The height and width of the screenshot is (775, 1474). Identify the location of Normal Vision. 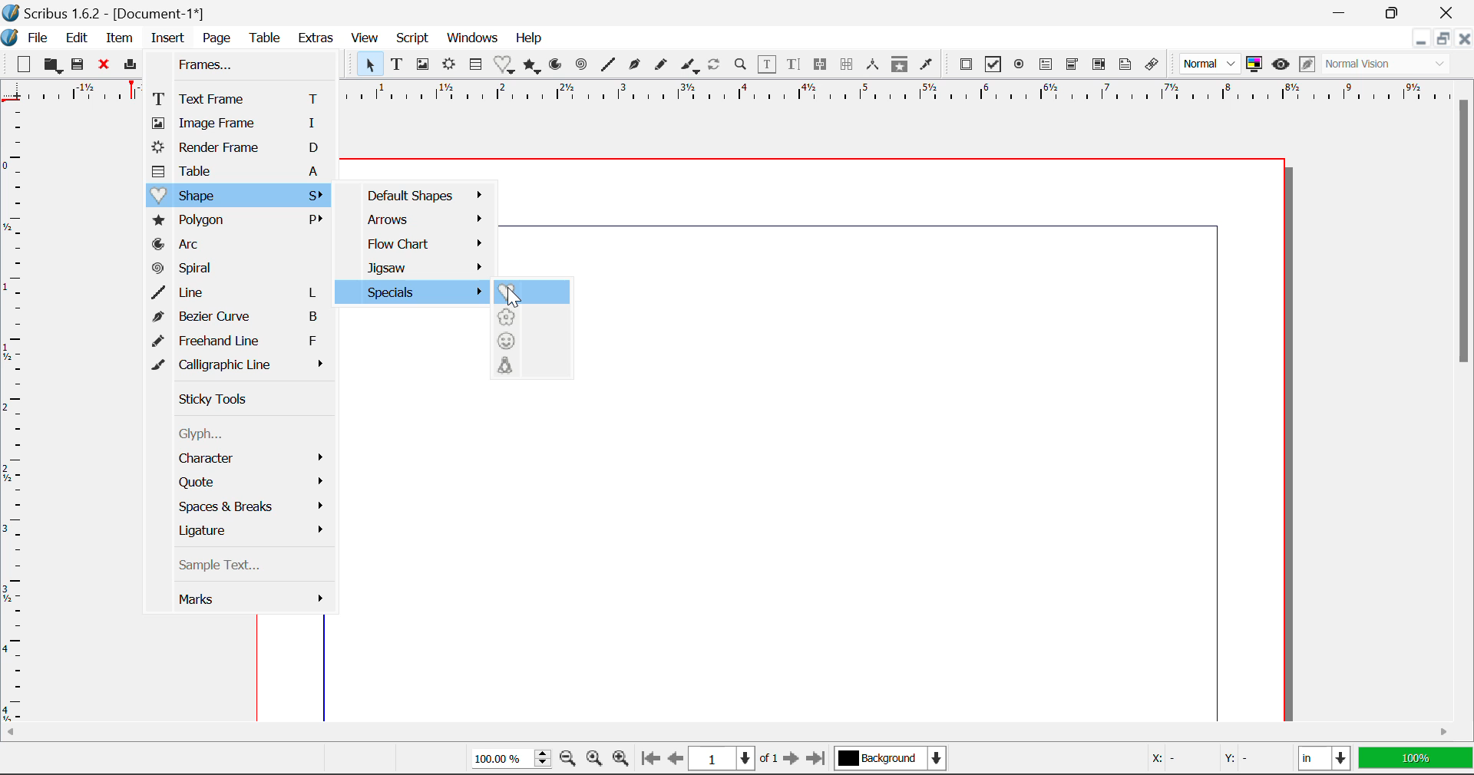
(1388, 65).